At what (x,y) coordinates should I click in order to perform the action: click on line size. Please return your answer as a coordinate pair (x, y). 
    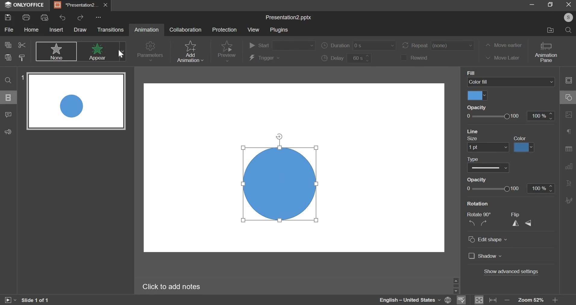
    Looking at the image, I should click on (486, 148).